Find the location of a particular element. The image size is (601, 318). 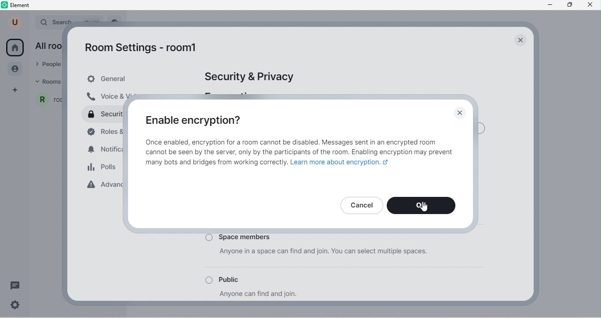

cancel is located at coordinates (362, 205).